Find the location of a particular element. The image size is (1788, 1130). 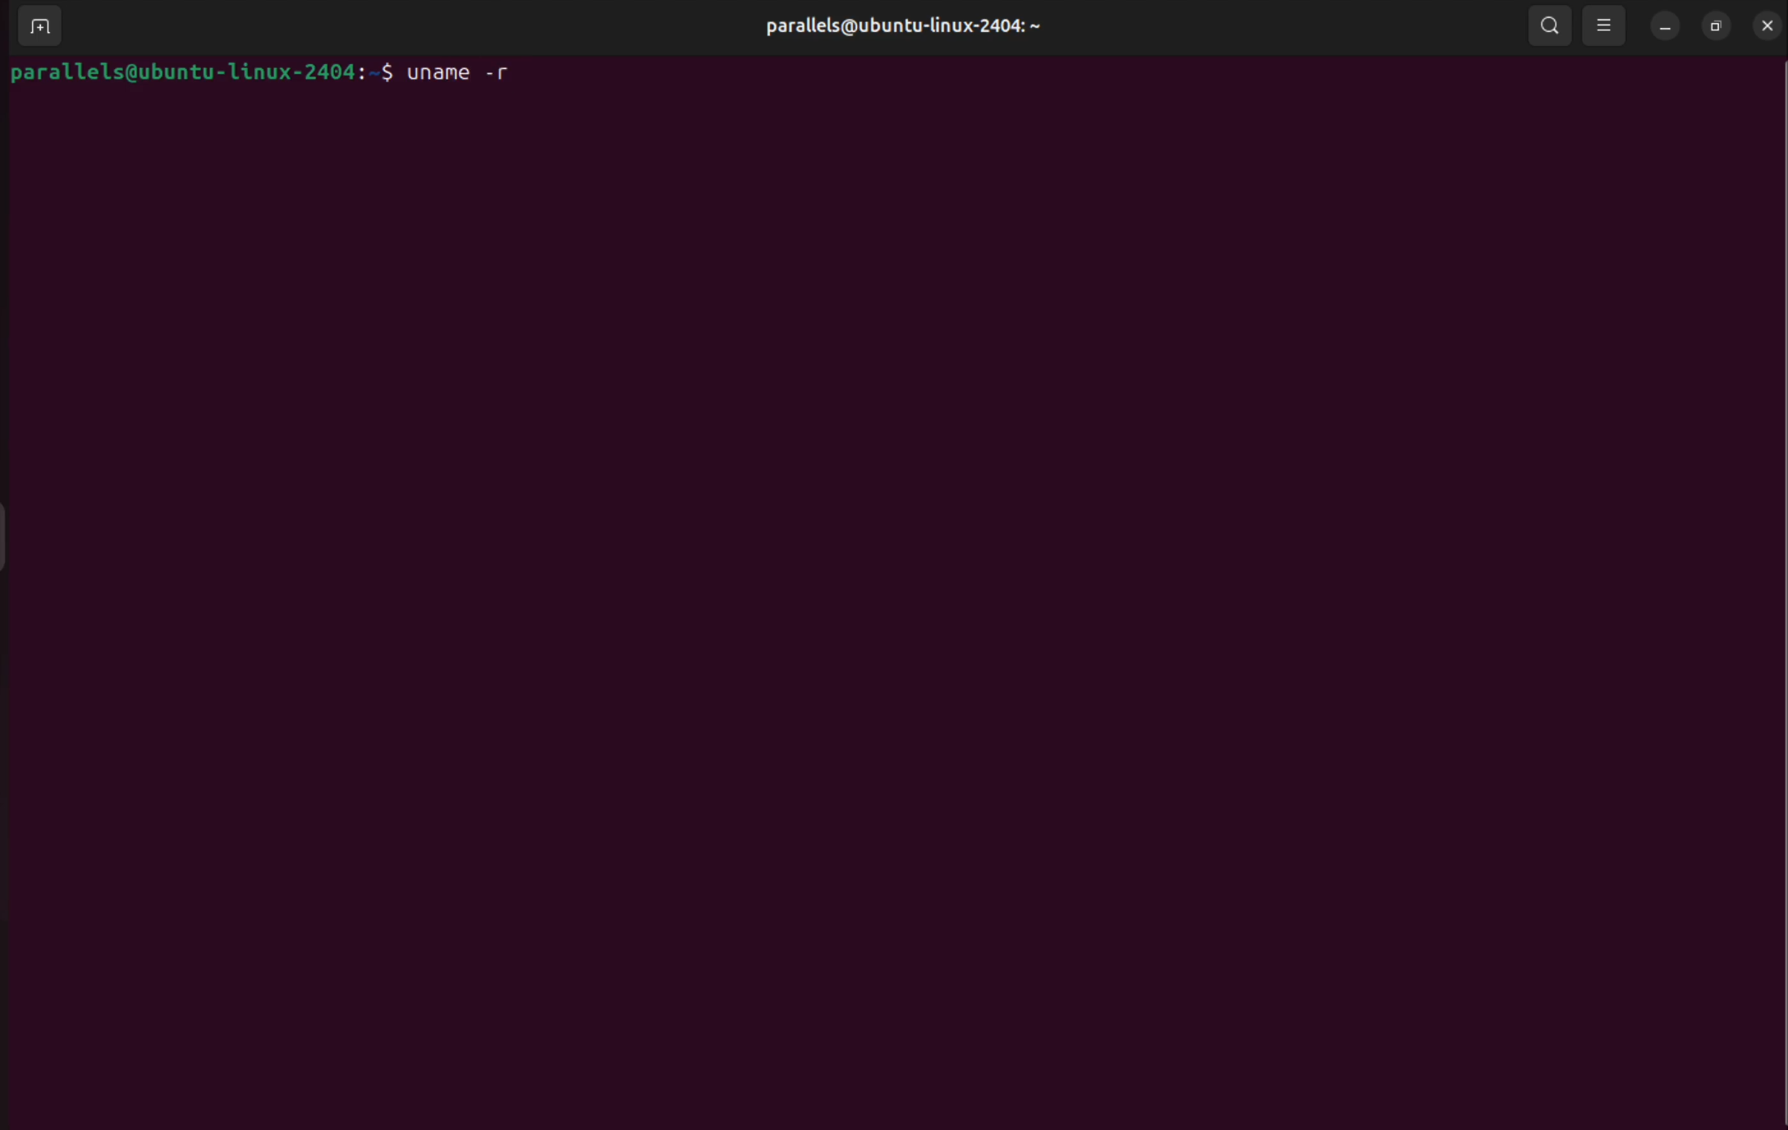

parallels@ubuntu-linux-2404: ~ is located at coordinates (889, 24).